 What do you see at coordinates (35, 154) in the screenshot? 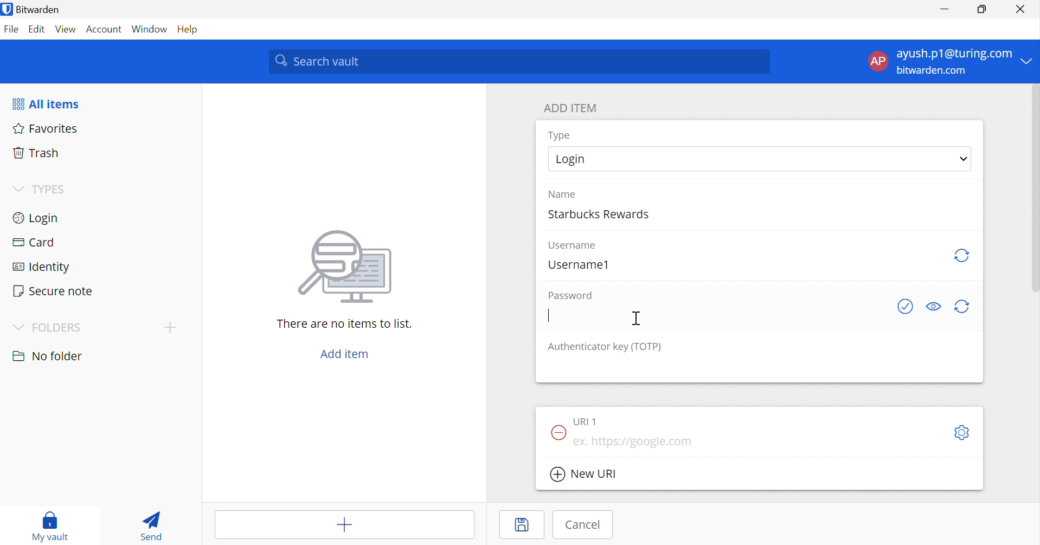
I see `Trash` at bounding box center [35, 154].